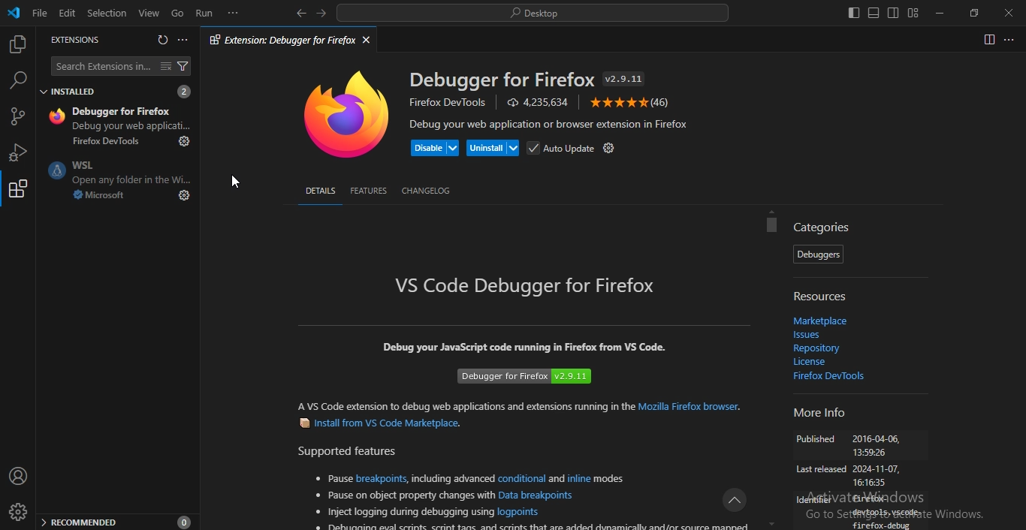  What do you see at coordinates (610, 148) in the screenshot?
I see `settings` at bounding box center [610, 148].